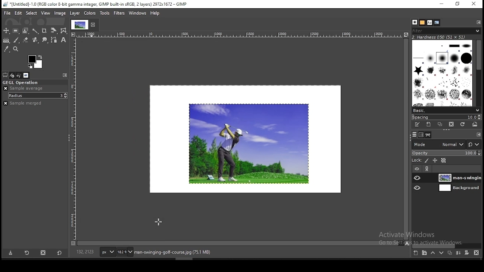  I want to click on images, so click(26, 76).